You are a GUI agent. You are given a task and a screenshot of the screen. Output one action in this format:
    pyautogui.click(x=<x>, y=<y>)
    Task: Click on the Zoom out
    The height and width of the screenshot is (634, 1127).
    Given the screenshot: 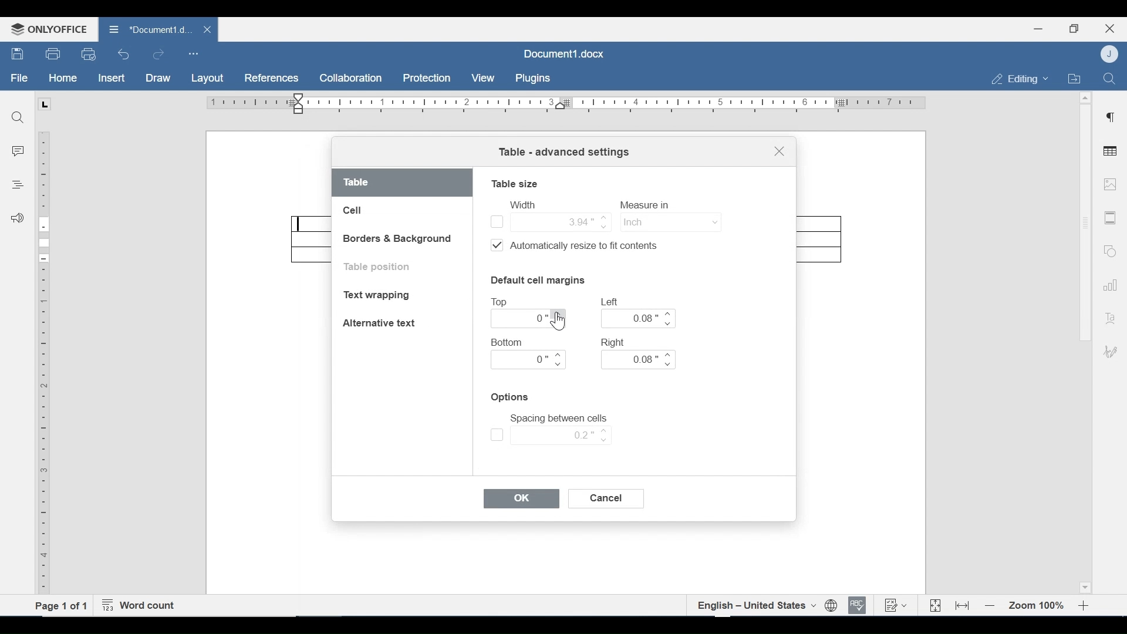 What is the action you would take?
    pyautogui.click(x=990, y=606)
    